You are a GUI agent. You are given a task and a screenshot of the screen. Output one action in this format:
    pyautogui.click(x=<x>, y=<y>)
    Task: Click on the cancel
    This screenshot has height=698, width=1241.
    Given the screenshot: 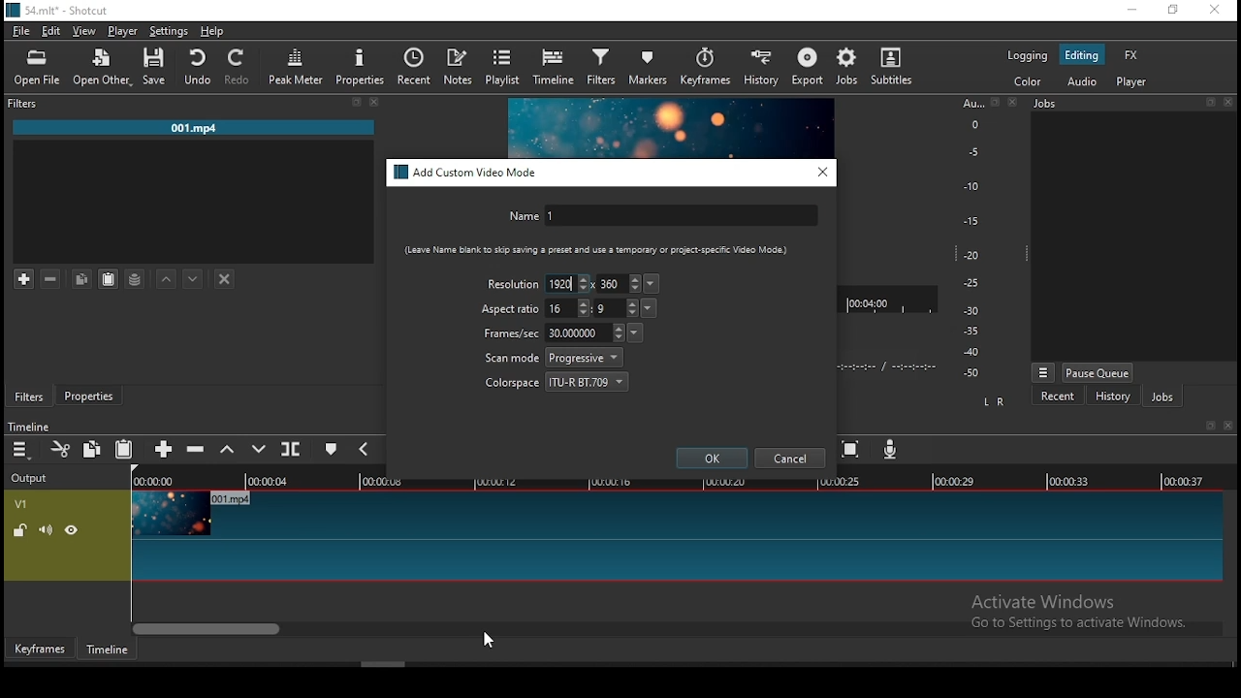 What is the action you would take?
    pyautogui.click(x=790, y=459)
    